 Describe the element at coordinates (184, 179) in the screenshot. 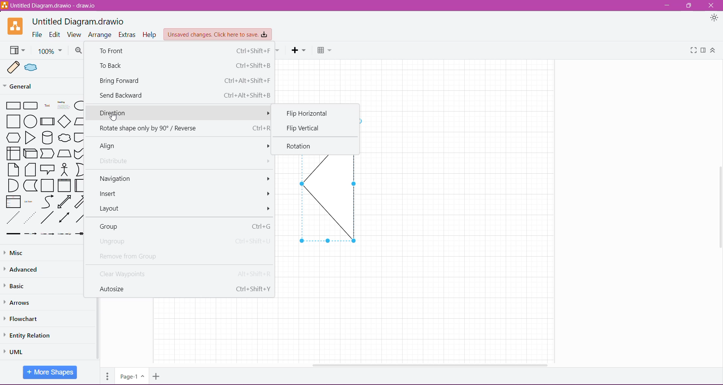

I see `Navigation` at that location.